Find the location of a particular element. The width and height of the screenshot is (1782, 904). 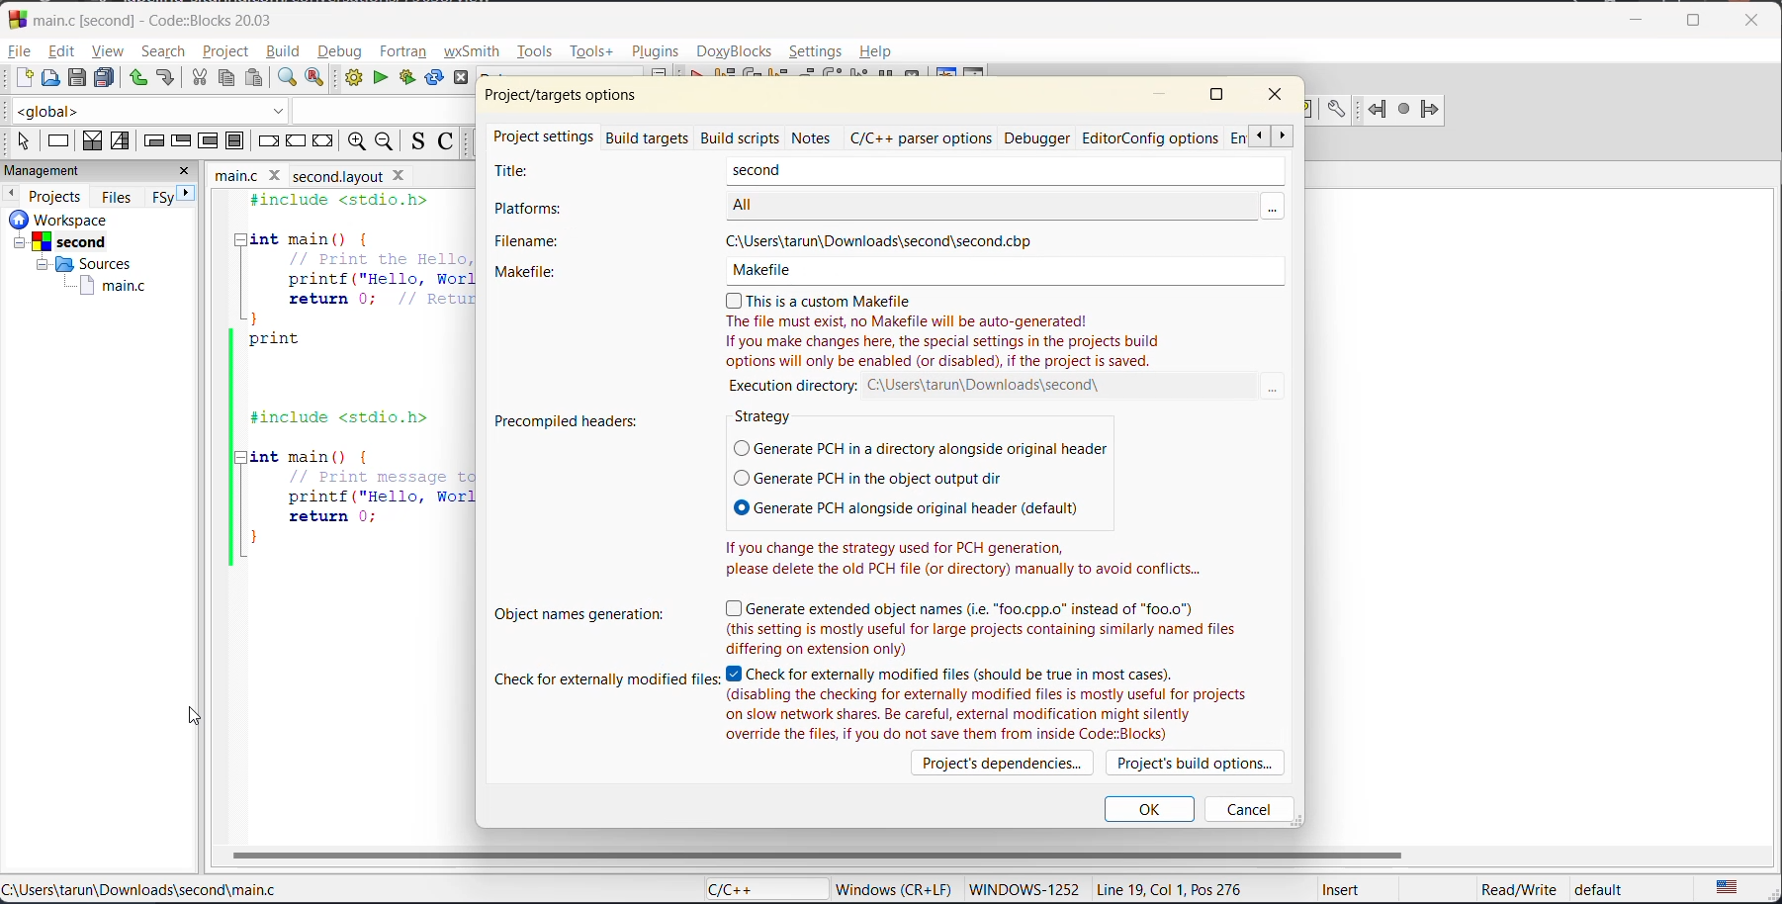

return instruction is located at coordinates (325, 141).